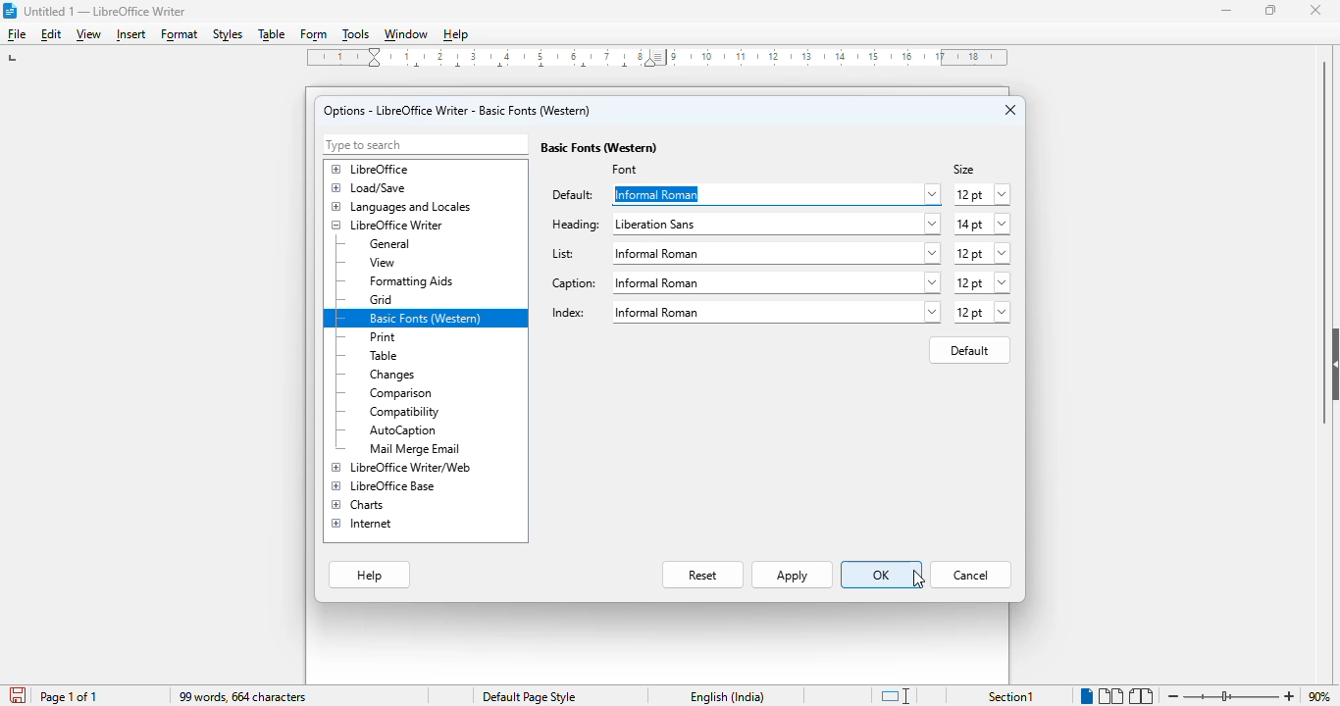 This screenshot has width=1340, height=706. What do you see at coordinates (729, 696) in the screenshot?
I see `text language` at bounding box center [729, 696].